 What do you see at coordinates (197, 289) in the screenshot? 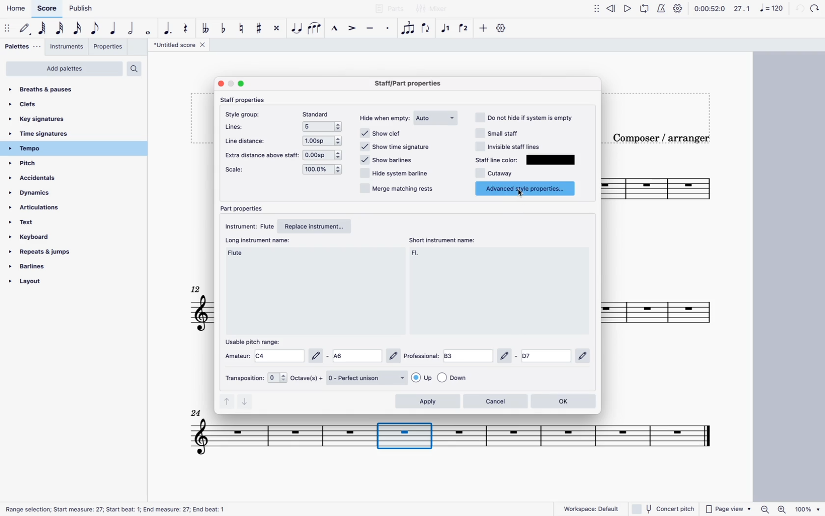
I see `12` at bounding box center [197, 289].